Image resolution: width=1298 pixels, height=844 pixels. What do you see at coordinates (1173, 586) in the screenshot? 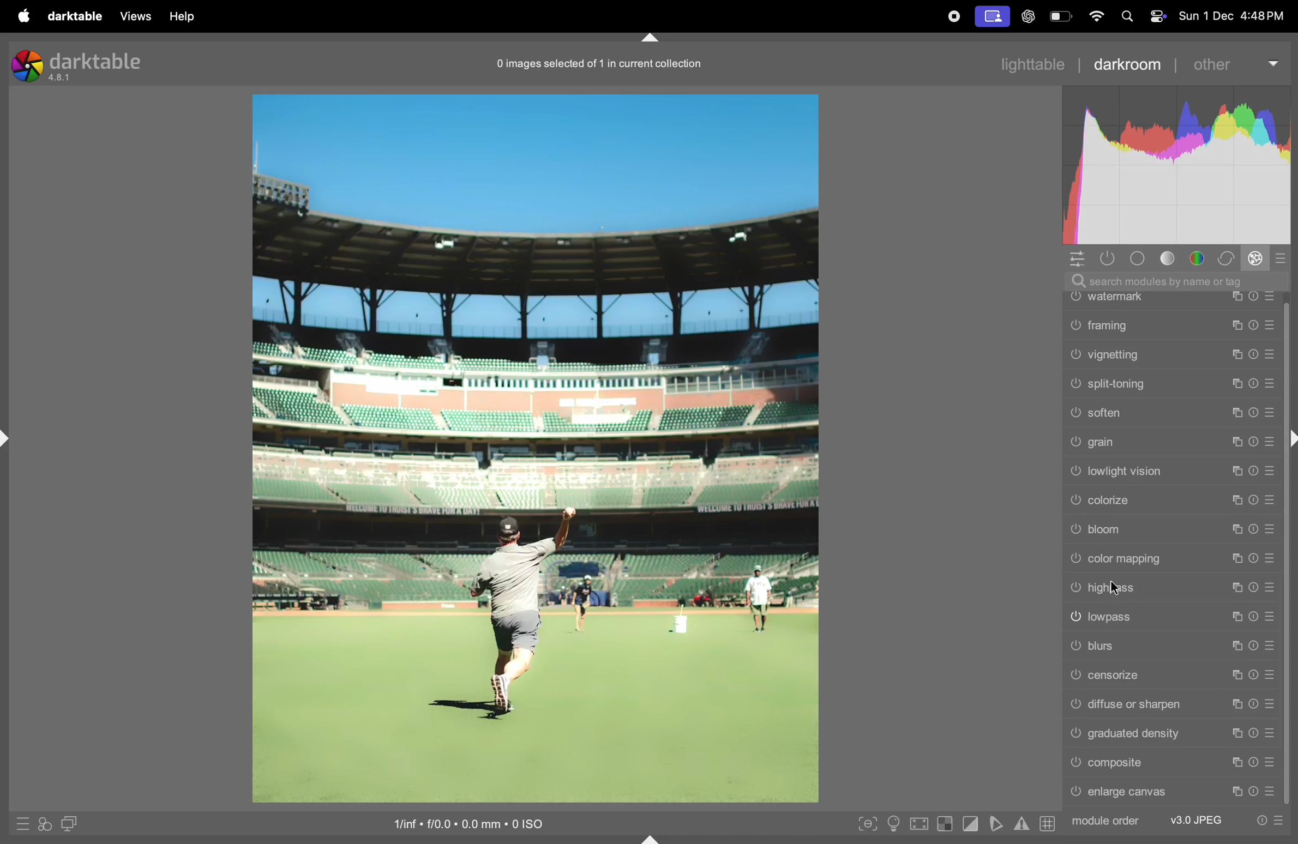
I see `highpass` at bounding box center [1173, 586].